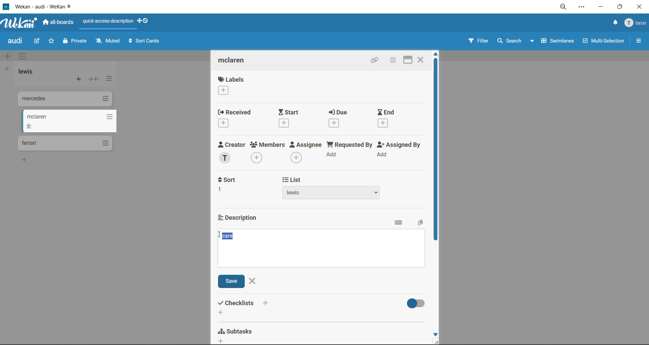 The height and width of the screenshot is (345, 649). I want to click on close, so click(641, 7).